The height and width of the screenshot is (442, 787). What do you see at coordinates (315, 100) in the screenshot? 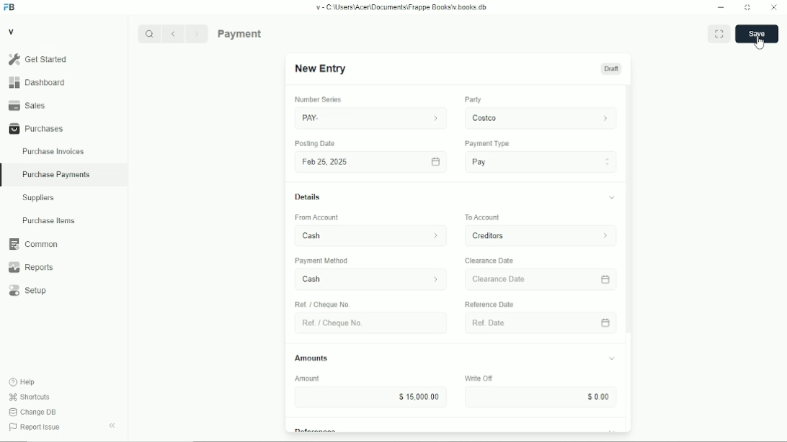
I see `number series` at bounding box center [315, 100].